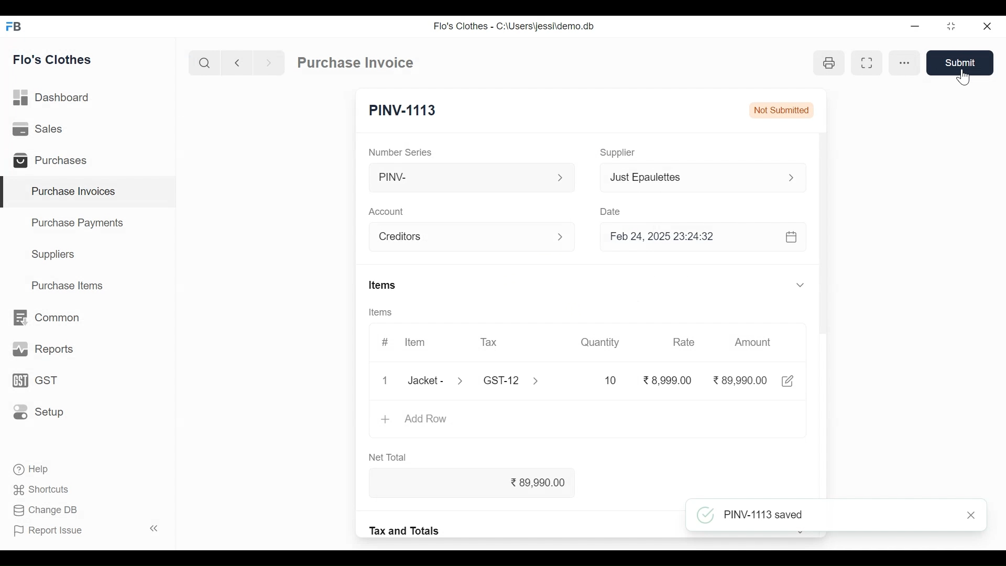  Describe the element at coordinates (668, 380) in the screenshot. I see `8,999.00` at that location.